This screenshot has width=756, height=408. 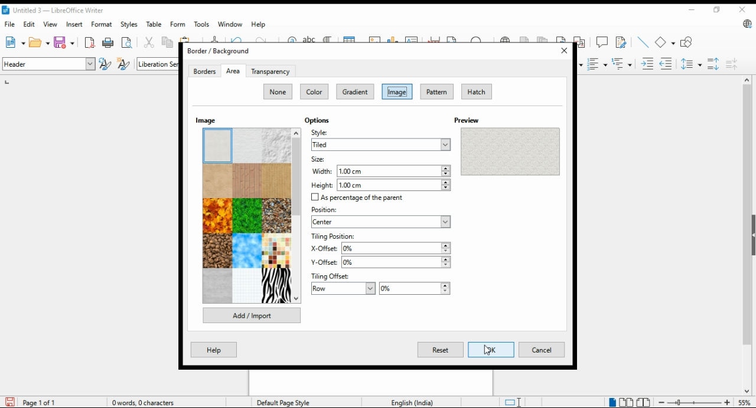 I want to click on pattern, so click(x=436, y=91).